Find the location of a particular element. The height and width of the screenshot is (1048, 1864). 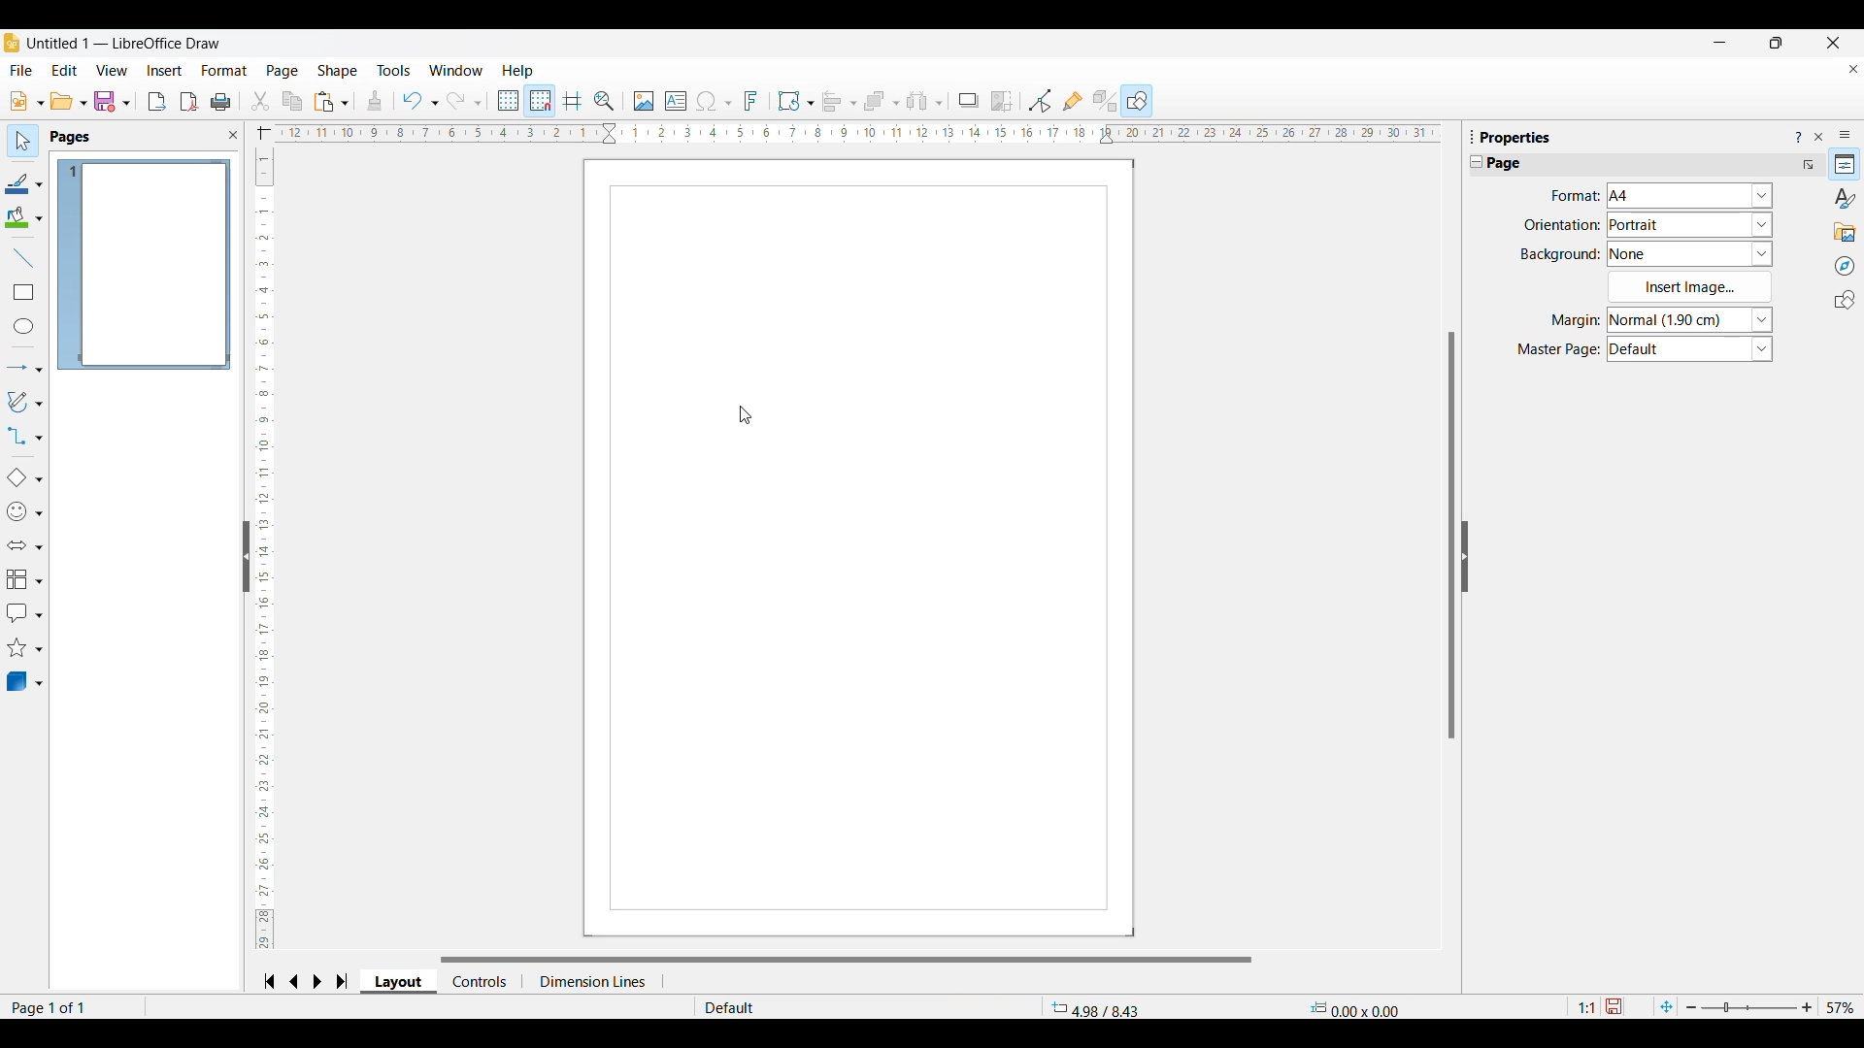

Star and banner options is located at coordinates (24, 648).